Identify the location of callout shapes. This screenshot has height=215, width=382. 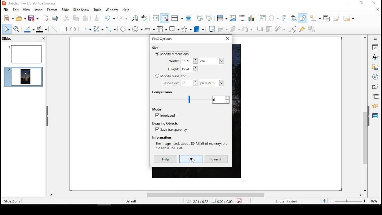
(174, 29).